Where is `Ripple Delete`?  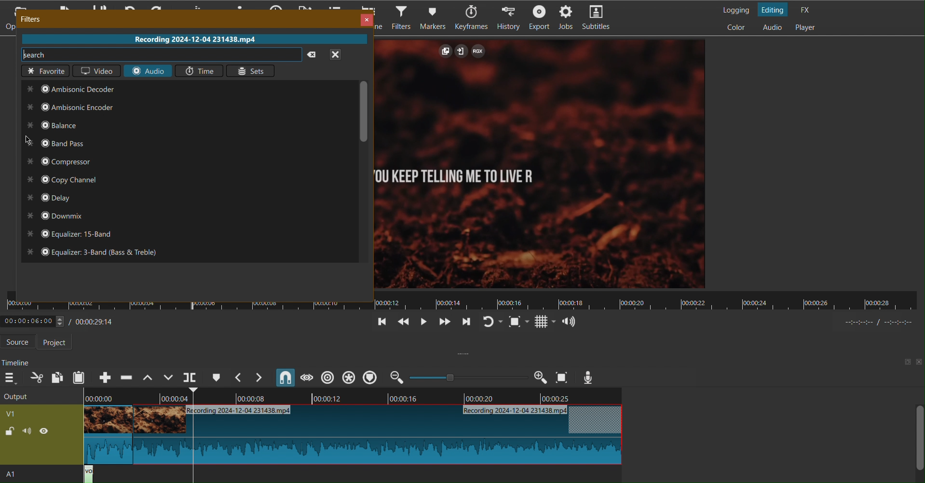
Ripple Delete is located at coordinates (126, 377).